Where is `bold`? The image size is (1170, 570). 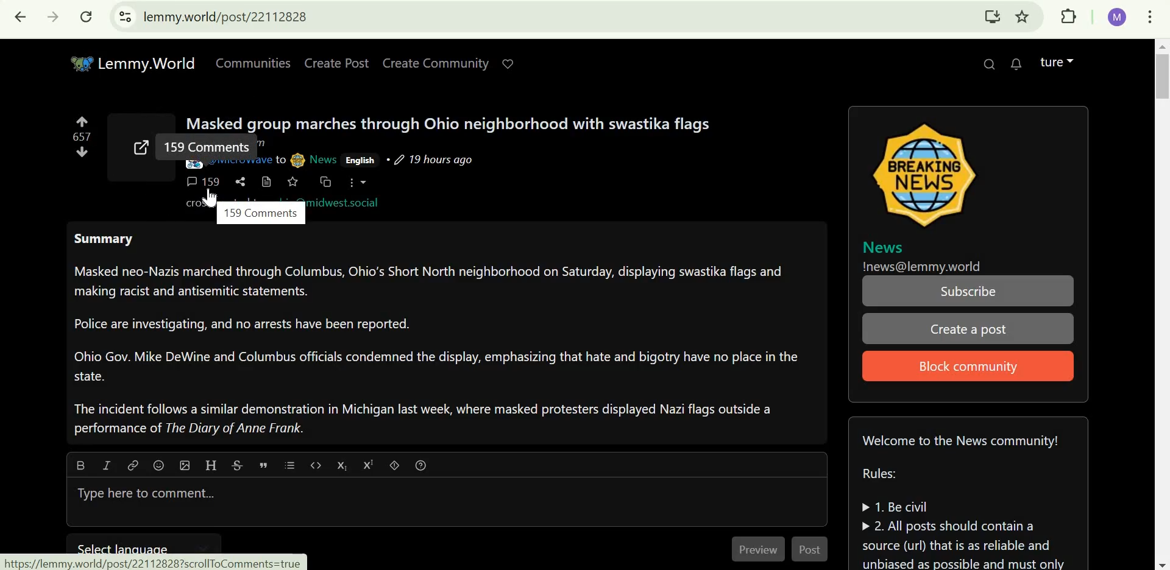
bold is located at coordinates (79, 465).